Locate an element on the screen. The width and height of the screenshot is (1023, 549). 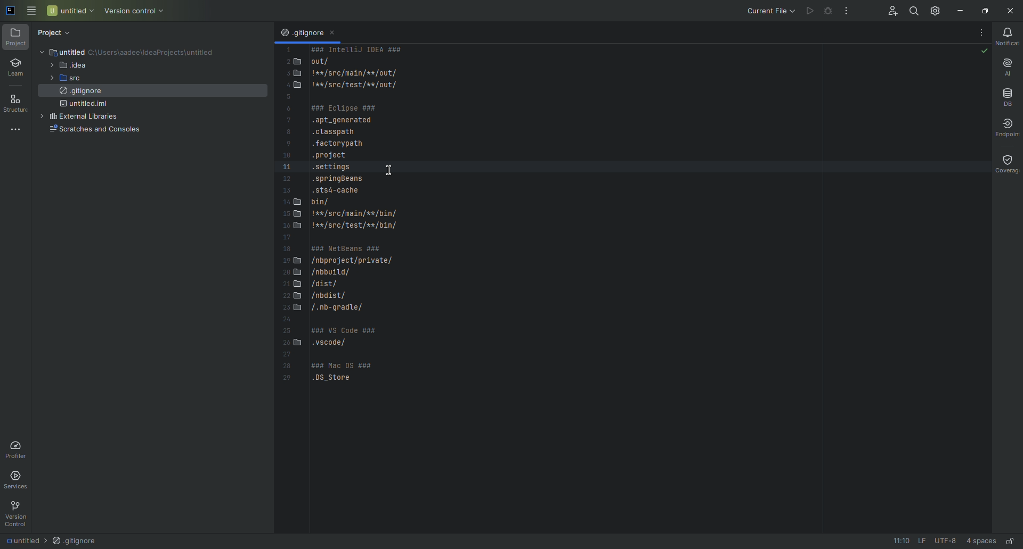
Current file is located at coordinates (767, 10).